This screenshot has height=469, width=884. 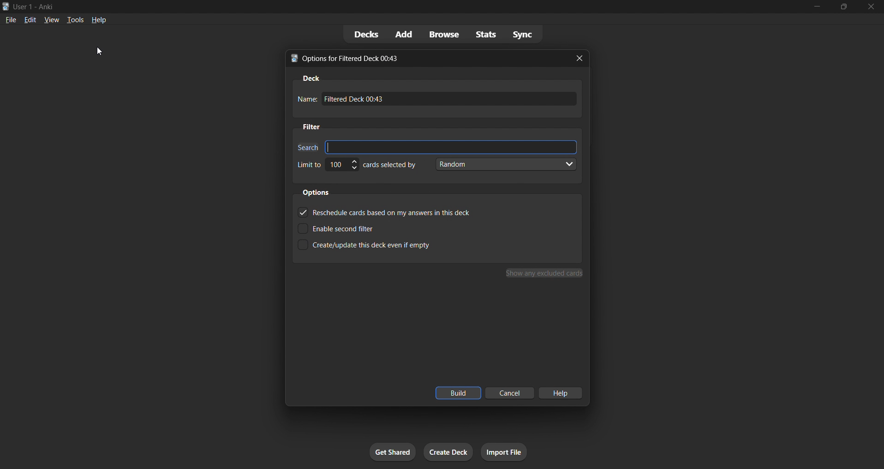 What do you see at coordinates (504, 452) in the screenshot?
I see `import file` at bounding box center [504, 452].